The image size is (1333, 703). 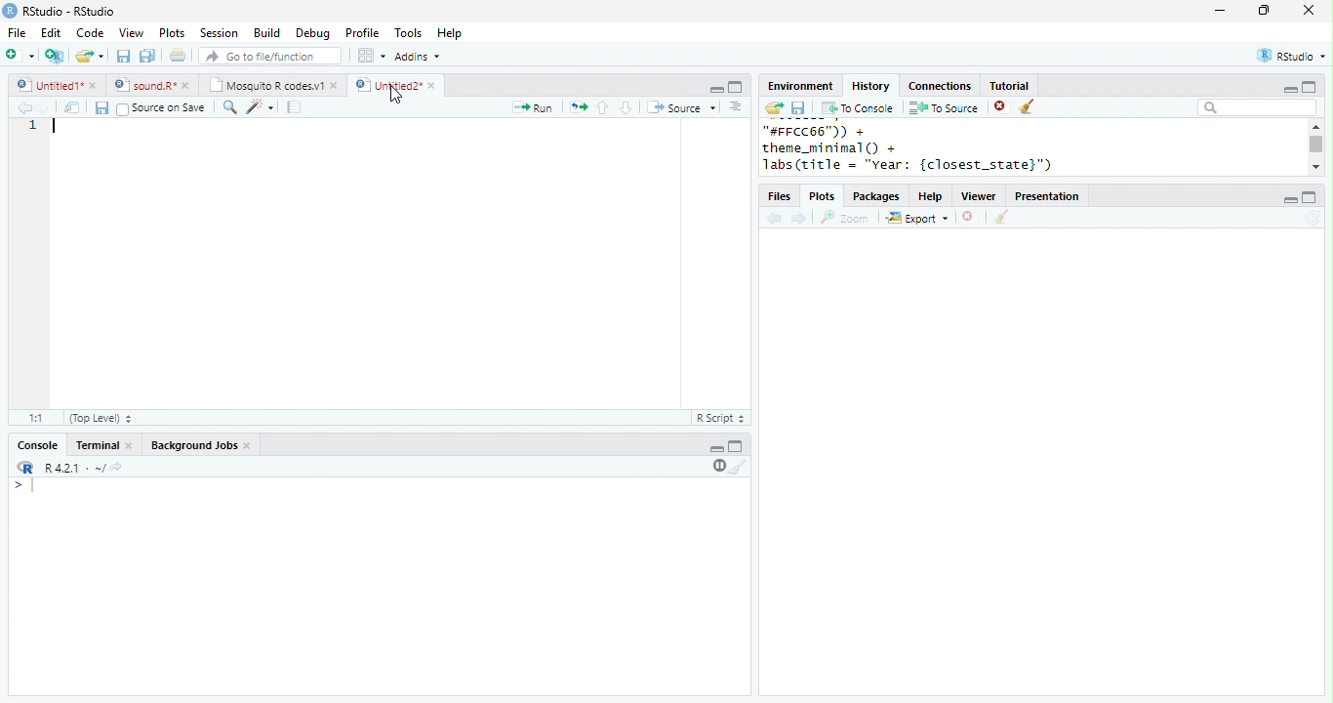 What do you see at coordinates (46, 84) in the screenshot?
I see `Untitled1` at bounding box center [46, 84].